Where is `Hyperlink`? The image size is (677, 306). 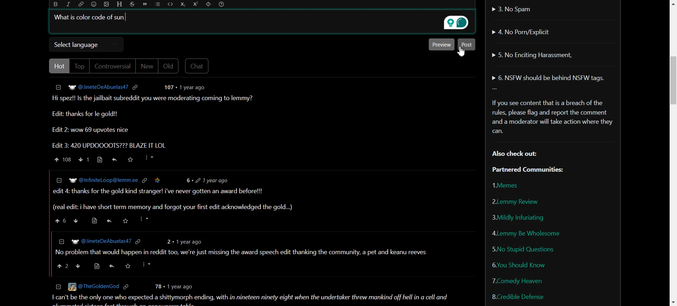
Hyperlink is located at coordinates (102, 87).